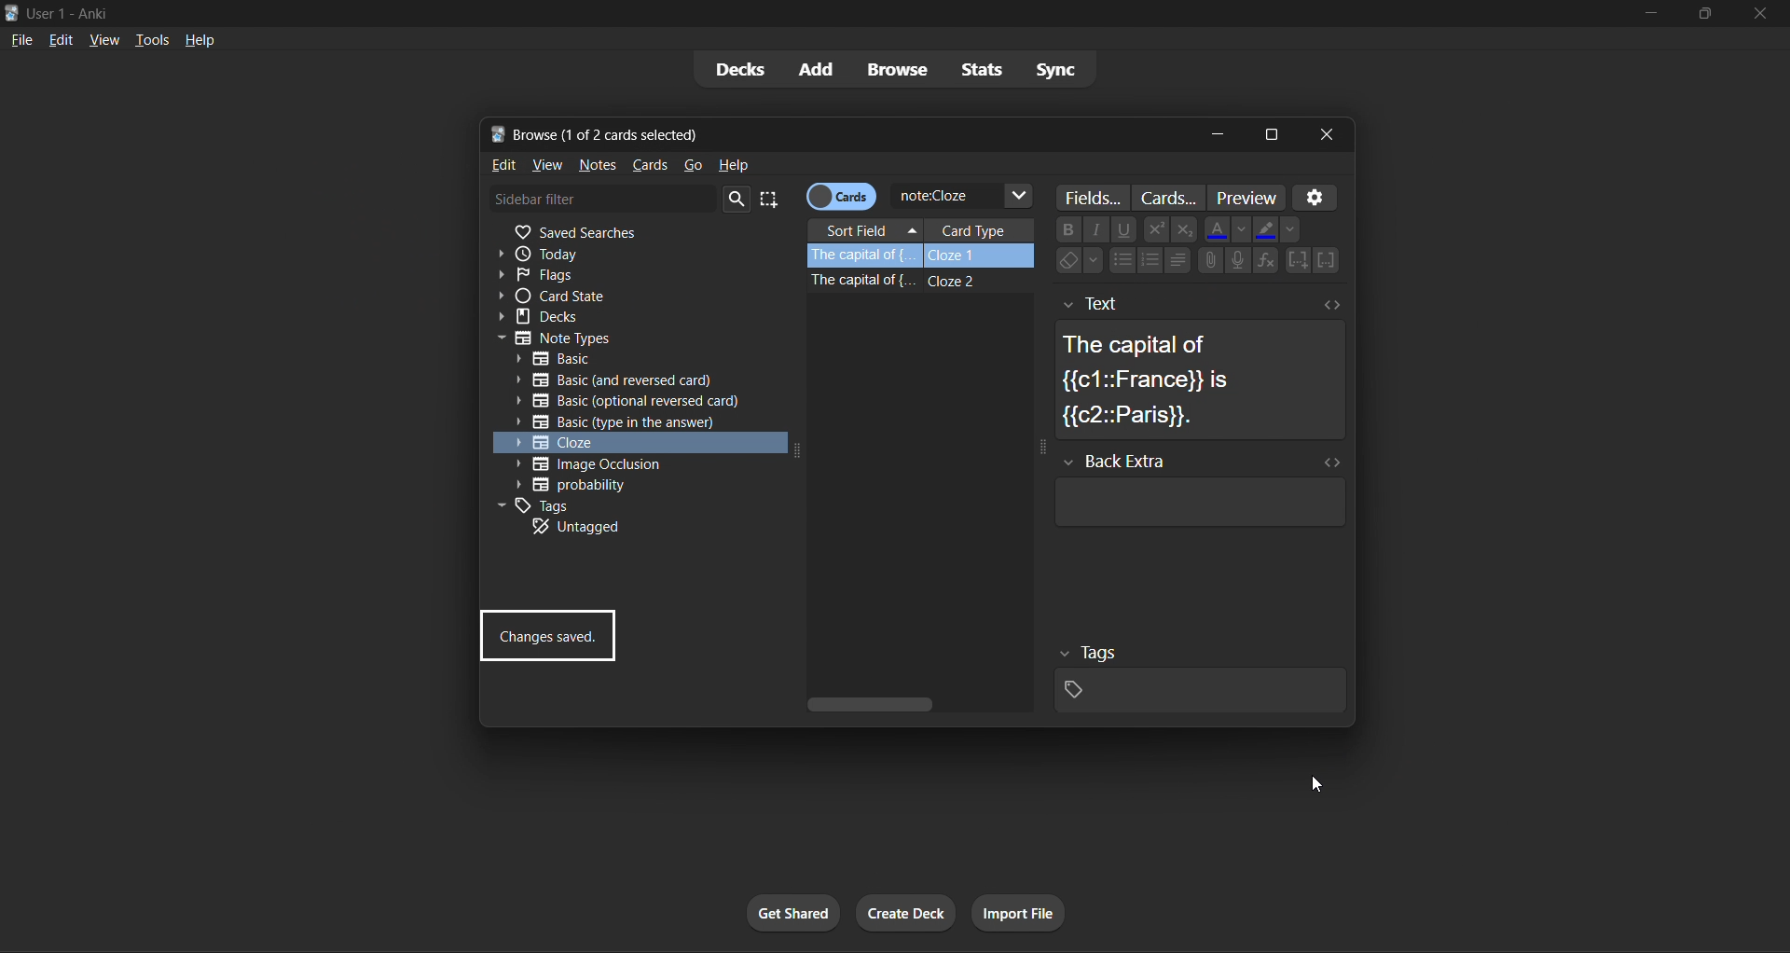 This screenshot has width=1790, height=953. Describe the element at coordinates (916, 703) in the screenshot. I see `horizontal scroll bar` at that location.